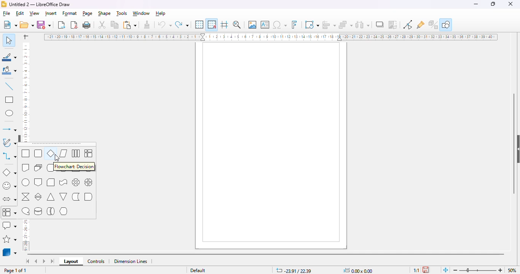 This screenshot has width=520, height=274. What do you see at coordinates (20, 13) in the screenshot?
I see `edit` at bounding box center [20, 13].